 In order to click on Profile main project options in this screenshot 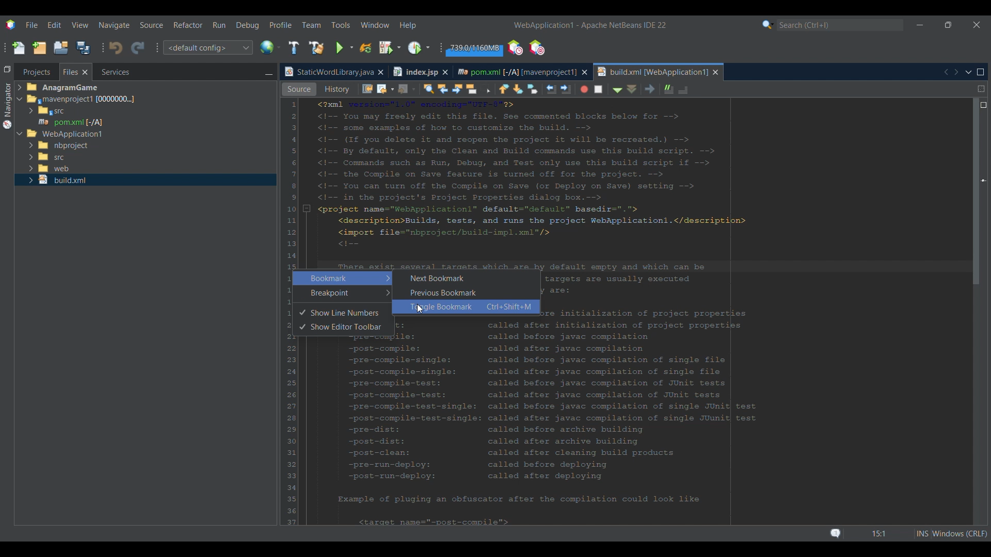, I will do `click(420, 47)`.